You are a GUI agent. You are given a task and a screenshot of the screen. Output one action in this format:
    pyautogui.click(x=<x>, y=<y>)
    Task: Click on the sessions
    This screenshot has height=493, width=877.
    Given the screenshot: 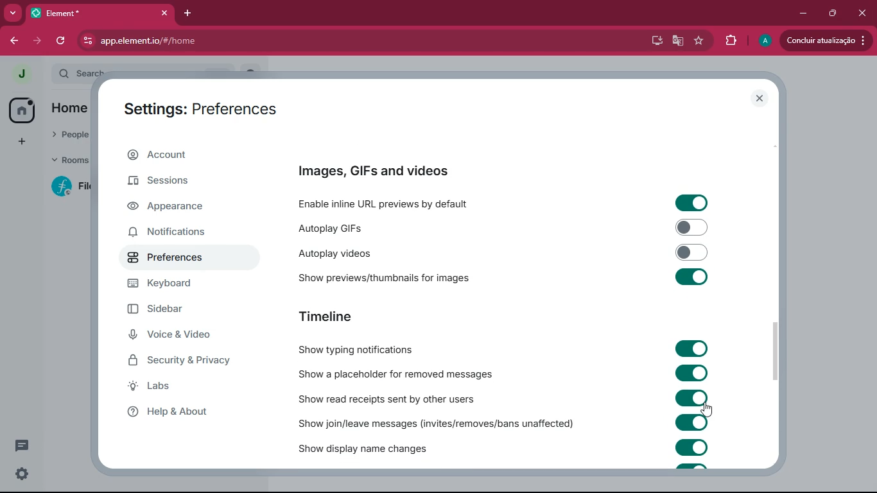 What is the action you would take?
    pyautogui.click(x=184, y=183)
    